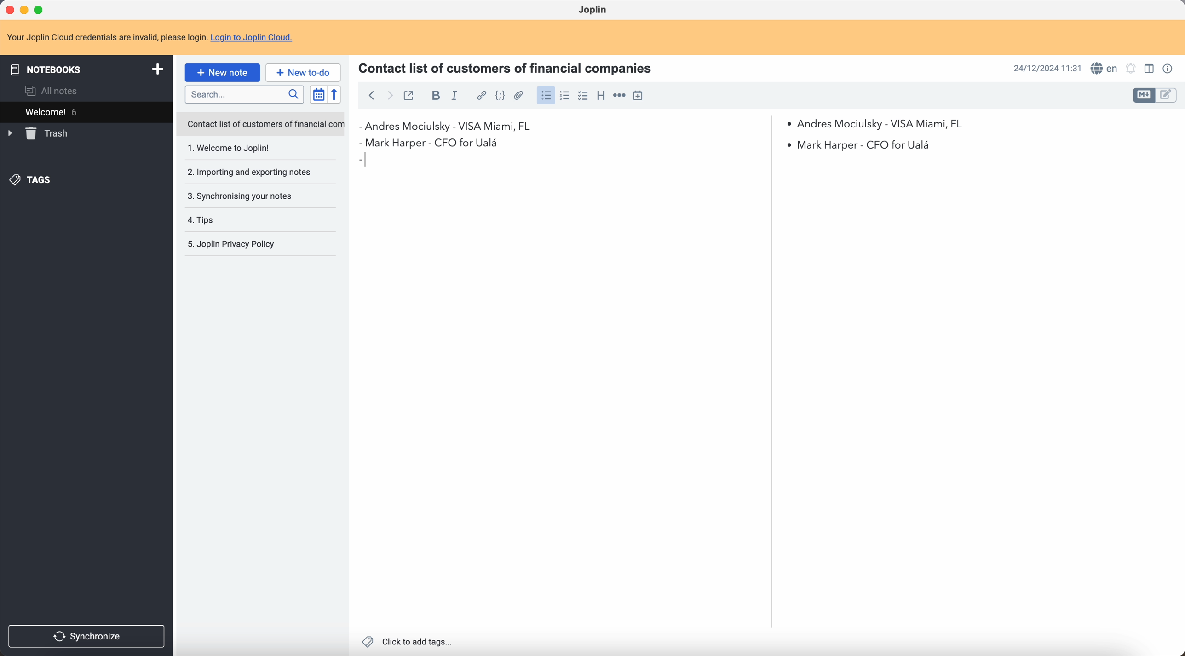  What do you see at coordinates (39, 133) in the screenshot?
I see `trash` at bounding box center [39, 133].